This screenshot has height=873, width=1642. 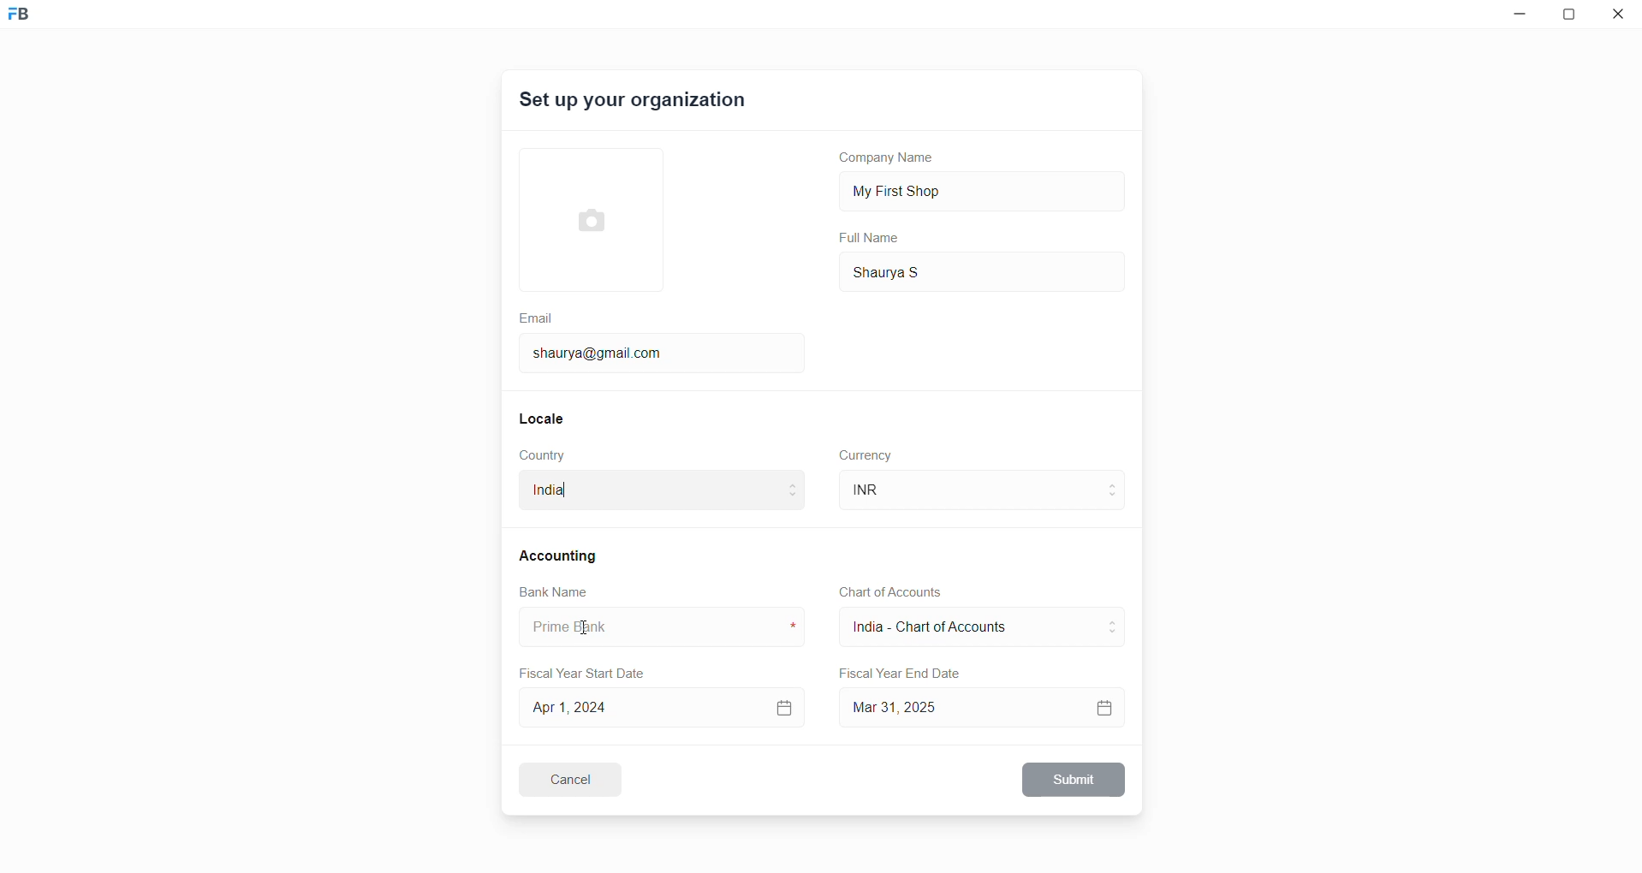 What do you see at coordinates (1075, 780) in the screenshot?
I see `Submit ` at bounding box center [1075, 780].